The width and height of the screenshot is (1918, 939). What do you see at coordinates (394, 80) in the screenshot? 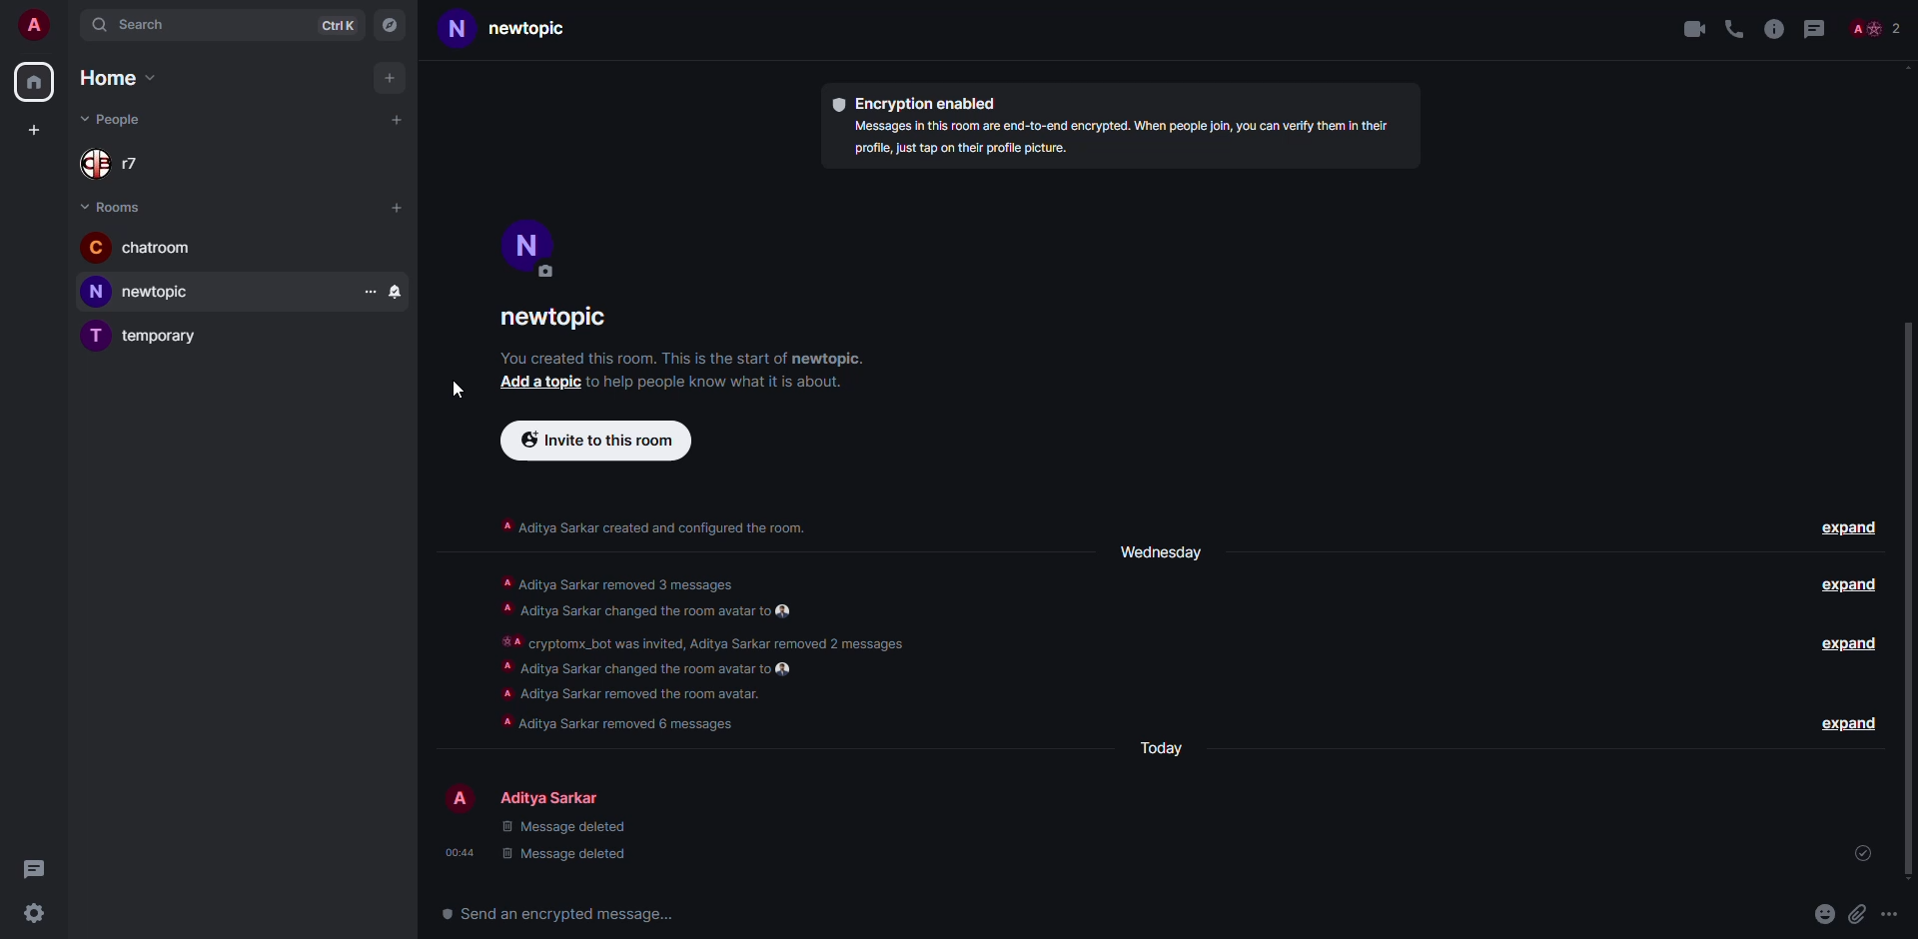
I see `add` at bounding box center [394, 80].